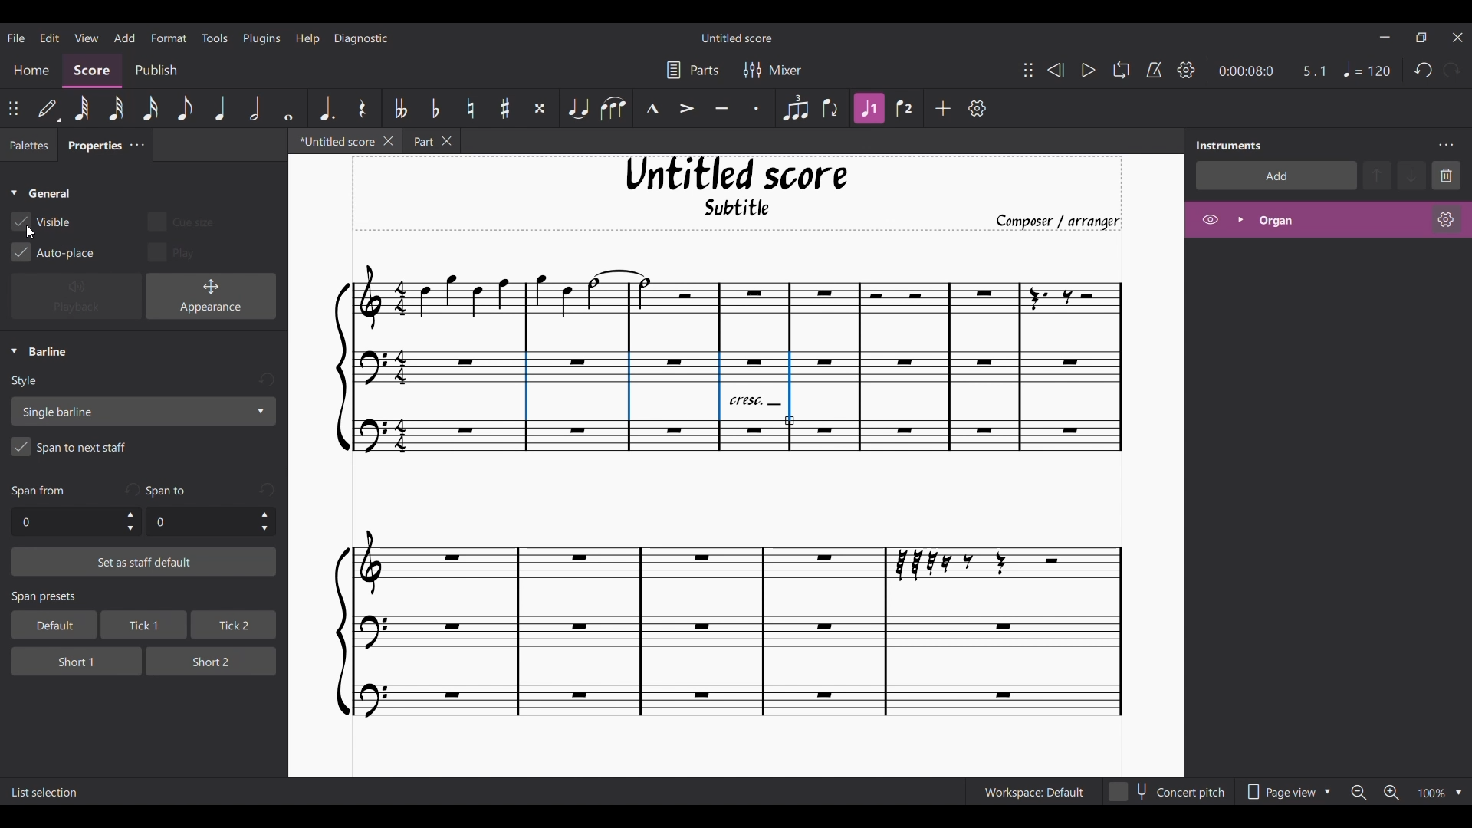 The image size is (1472, 828). What do you see at coordinates (794, 108) in the screenshot?
I see `Tuplet` at bounding box center [794, 108].